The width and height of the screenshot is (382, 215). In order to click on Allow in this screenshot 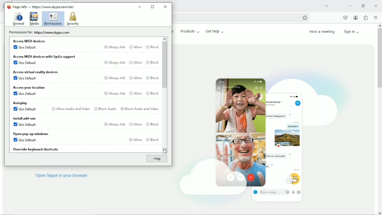, I will do `click(136, 47)`.